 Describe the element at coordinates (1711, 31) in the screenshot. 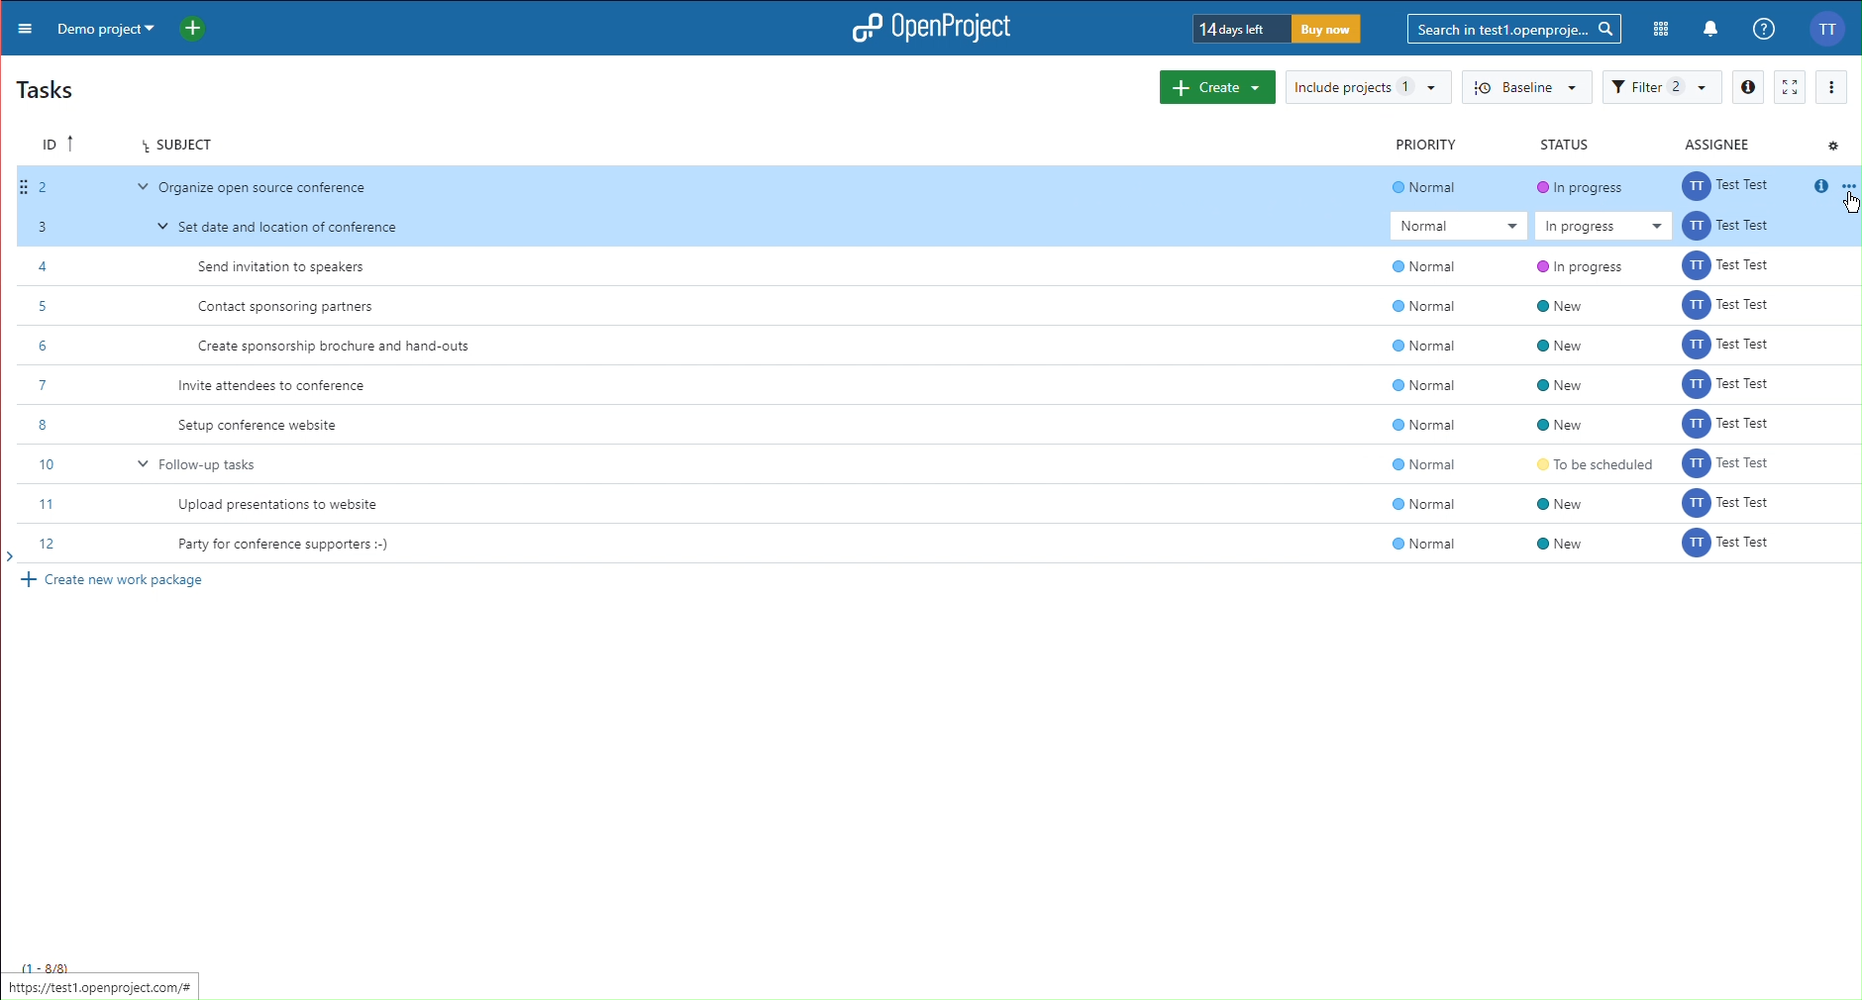

I see `Notification` at that location.